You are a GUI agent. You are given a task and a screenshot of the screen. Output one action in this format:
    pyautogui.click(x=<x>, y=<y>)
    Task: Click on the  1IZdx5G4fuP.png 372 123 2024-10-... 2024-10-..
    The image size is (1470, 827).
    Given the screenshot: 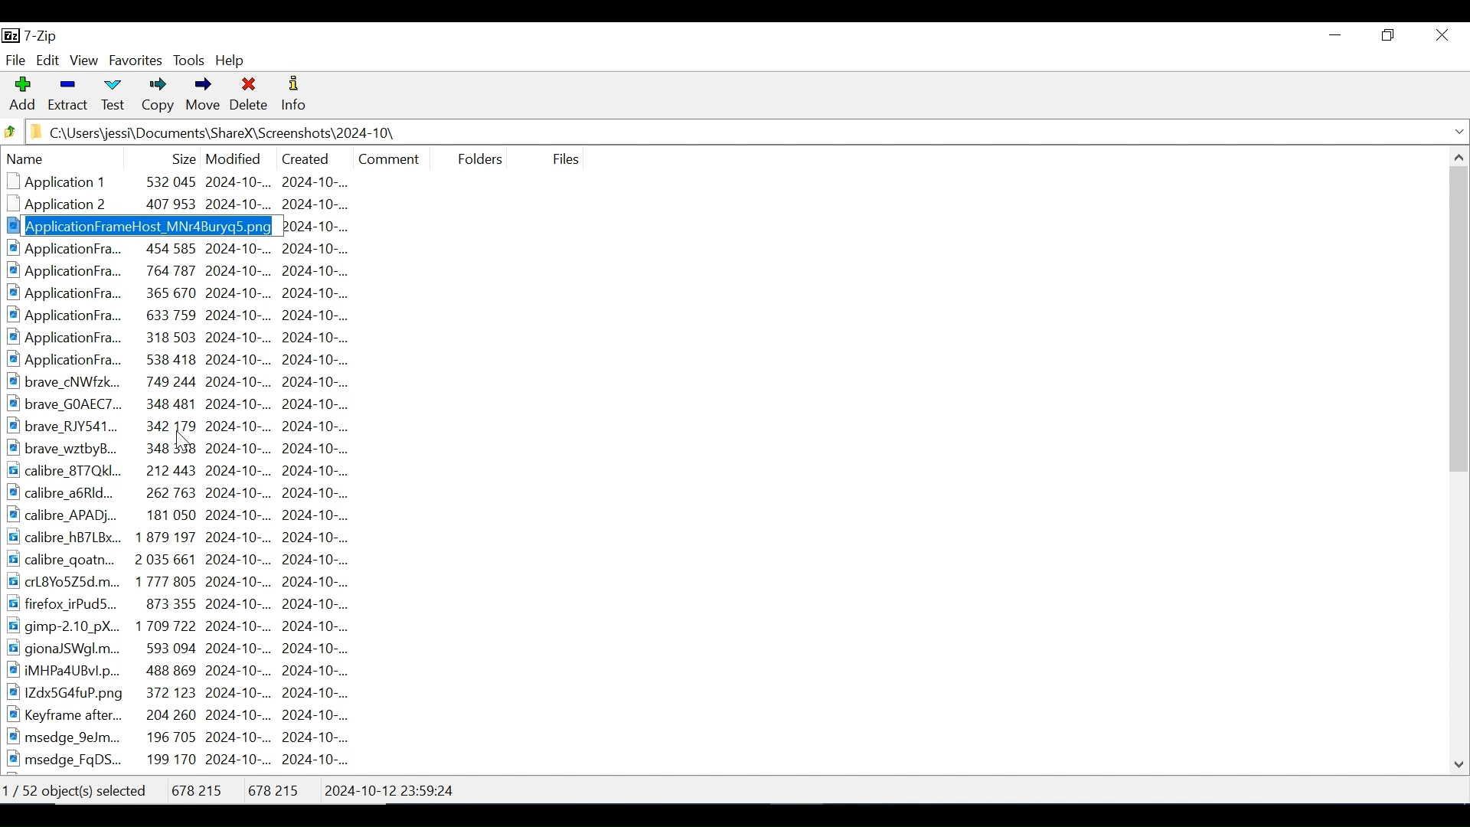 What is the action you would take?
    pyautogui.click(x=182, y=693)
    